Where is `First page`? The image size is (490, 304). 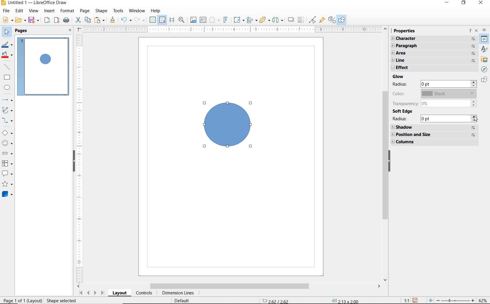
First page is located at coordinates (81, 294).